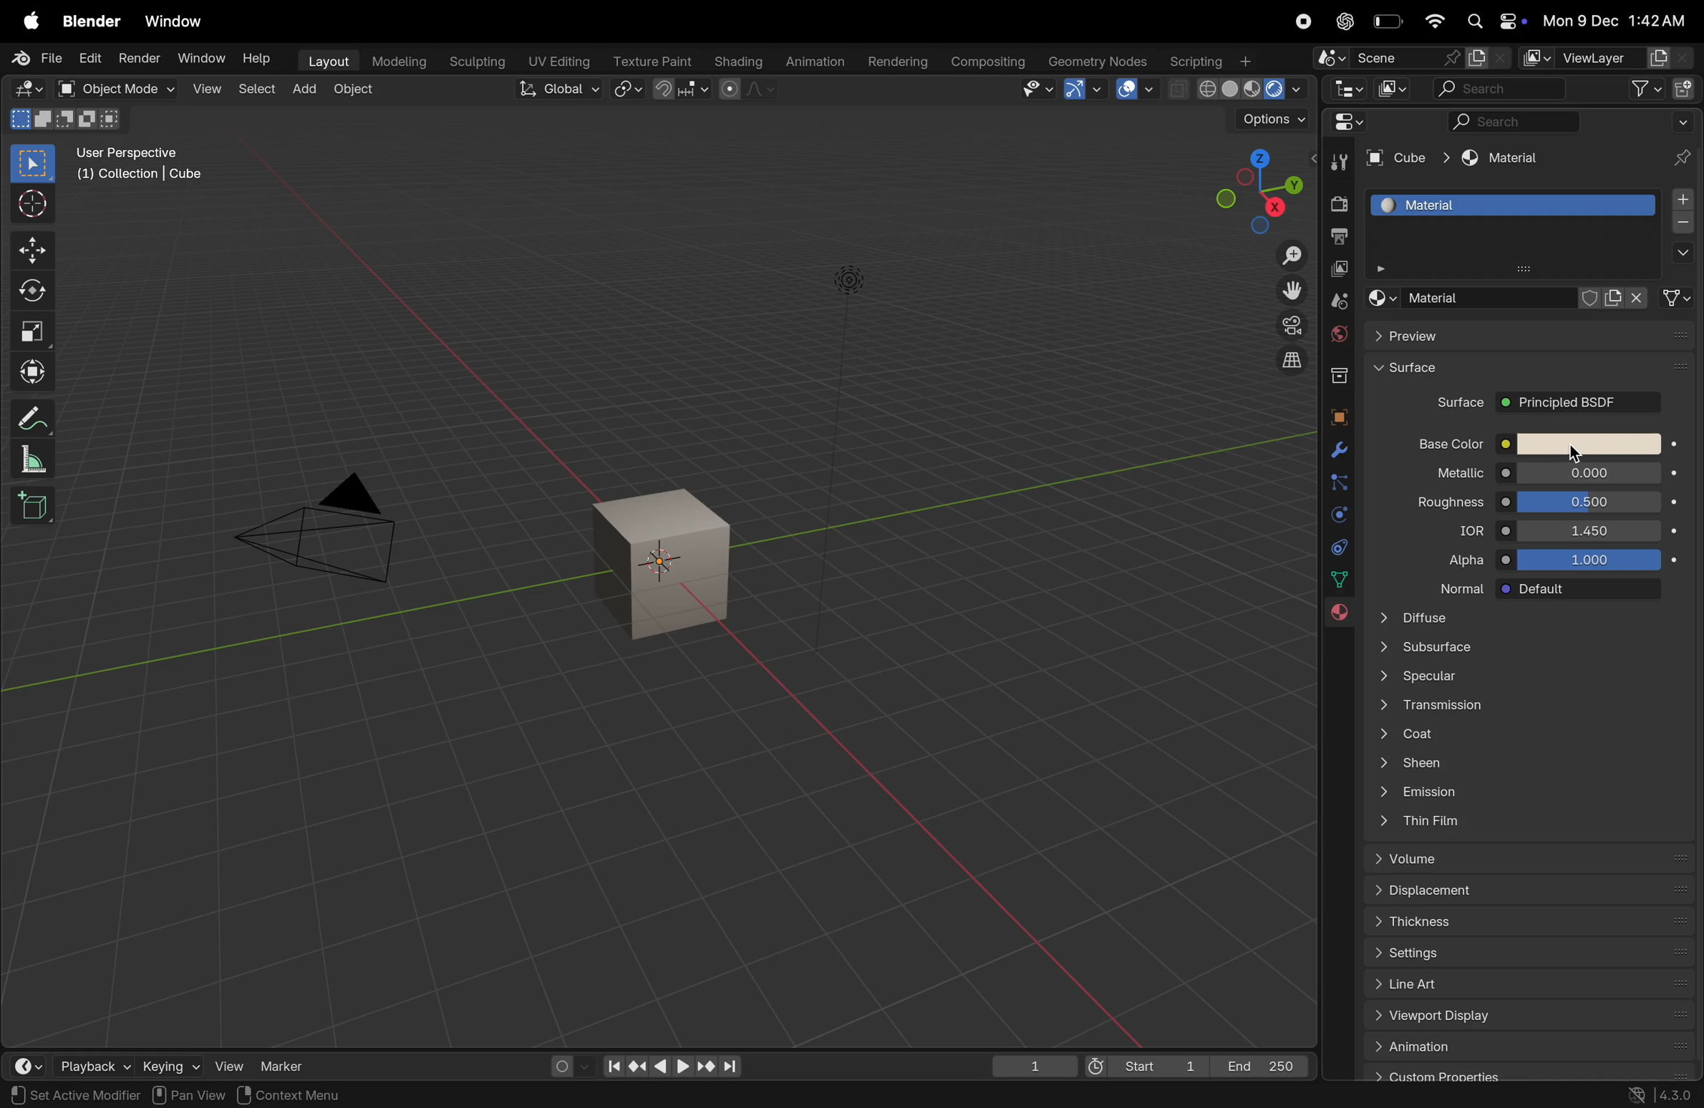 Image resolution: width=1704 pixels, height=1108 pixels. Describe the element at coordinates (1531, 892) in the screenshot. I see `displace meny` at that location.